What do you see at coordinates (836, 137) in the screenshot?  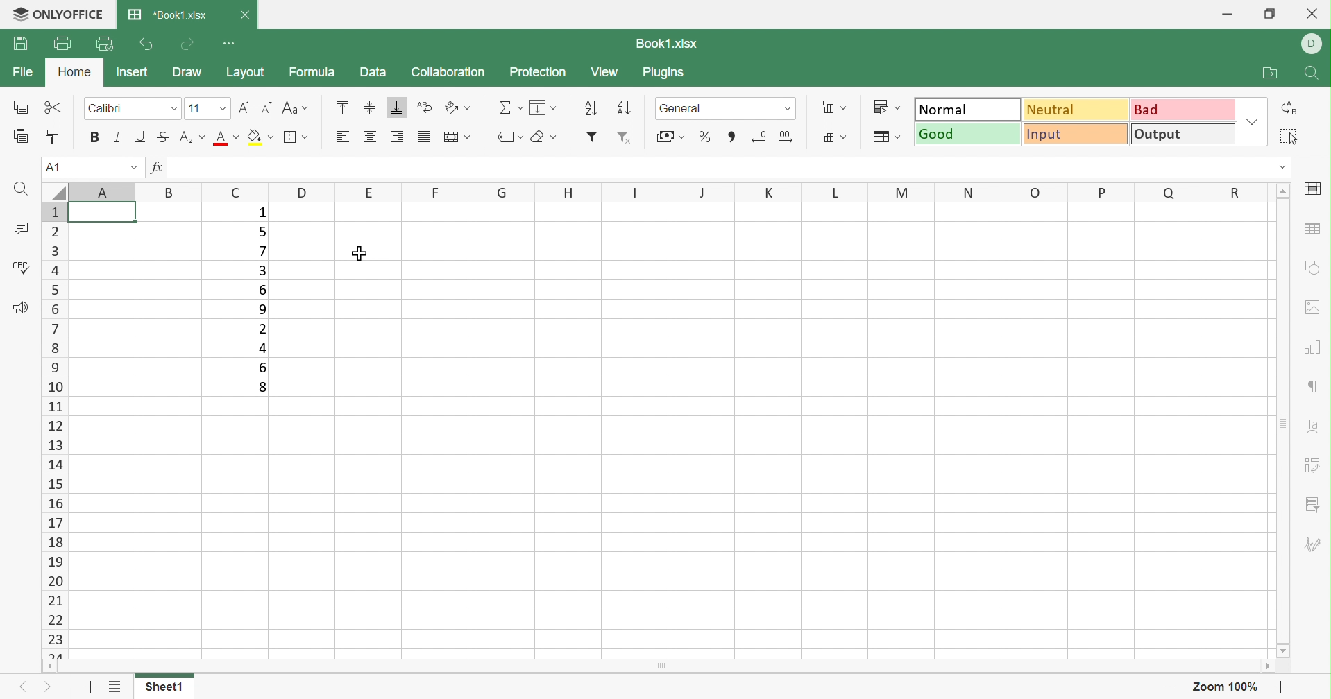 I see `Delete cells` at bounding box center [836, 137].